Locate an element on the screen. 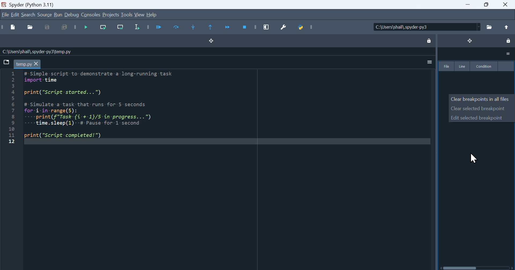  Open file is located at coordinates (32, 27).